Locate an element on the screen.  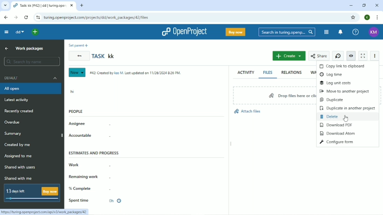
Assigned to me is located at coordinates (19, 157).